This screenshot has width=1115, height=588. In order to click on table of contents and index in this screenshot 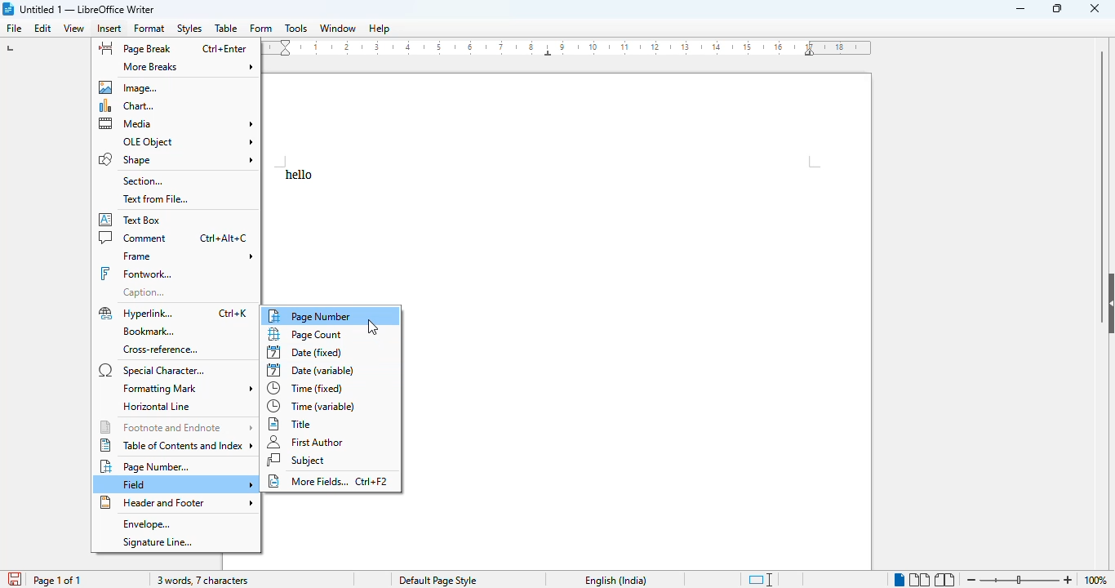, I will do `click(179, 445)`.